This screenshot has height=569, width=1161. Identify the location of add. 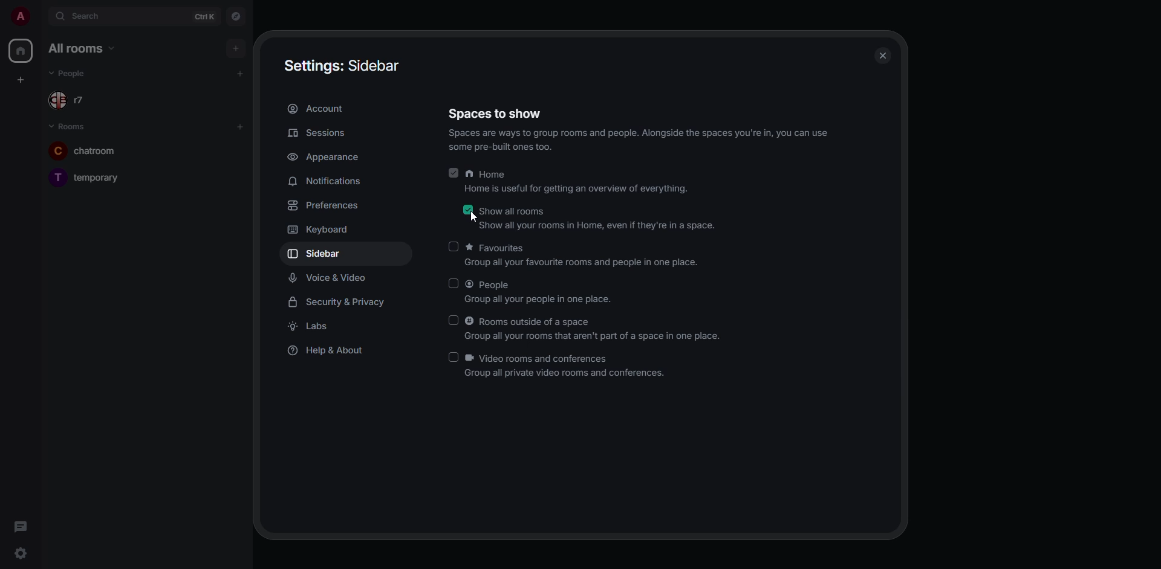
(240, 72).